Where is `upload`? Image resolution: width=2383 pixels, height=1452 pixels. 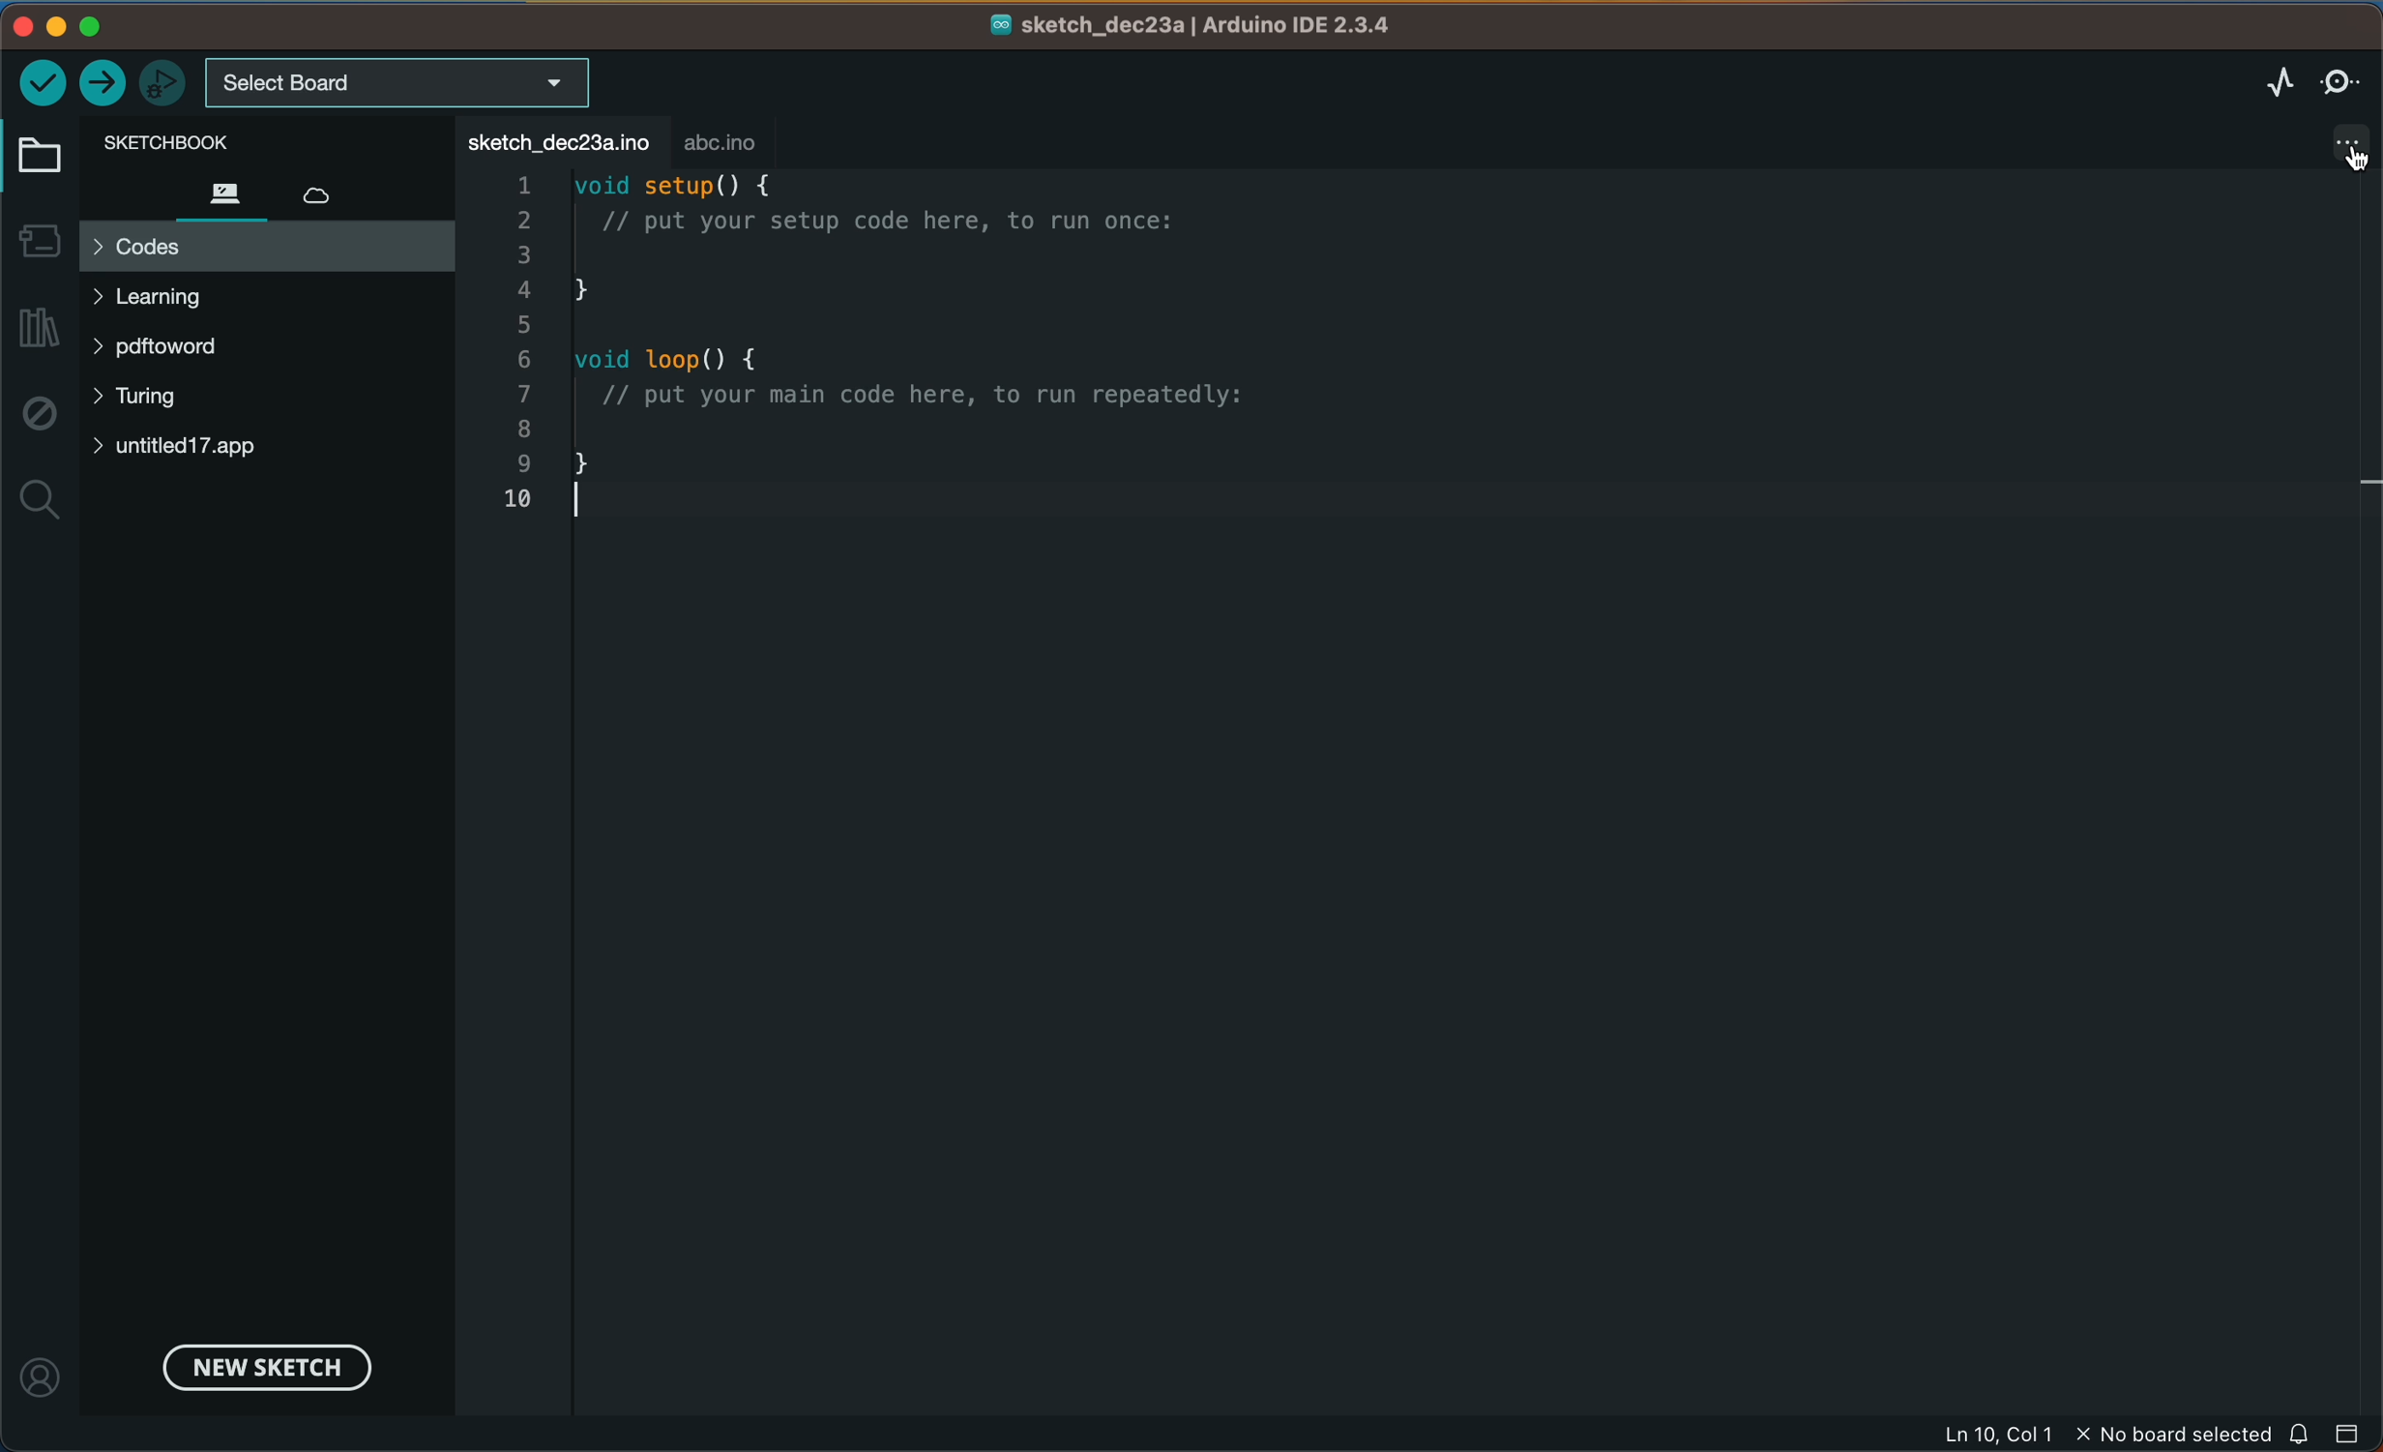 upload is located at coordinates (102, 83).